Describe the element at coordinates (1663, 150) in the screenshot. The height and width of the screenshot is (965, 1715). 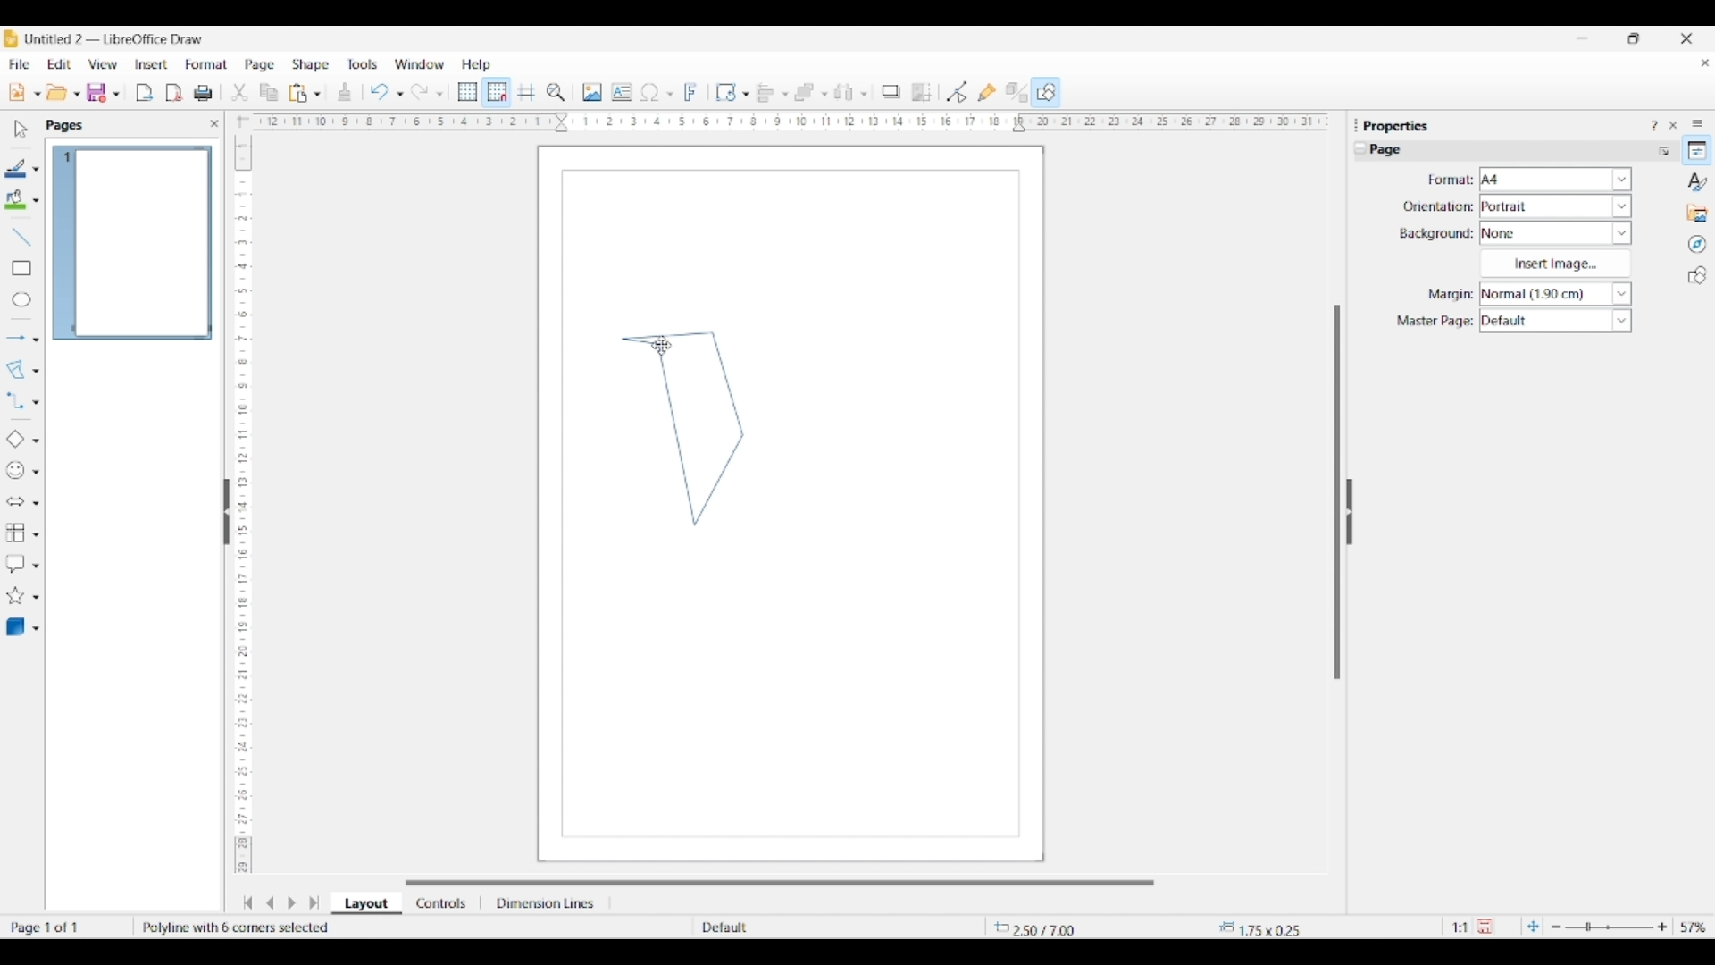
I see `More options` at that location.